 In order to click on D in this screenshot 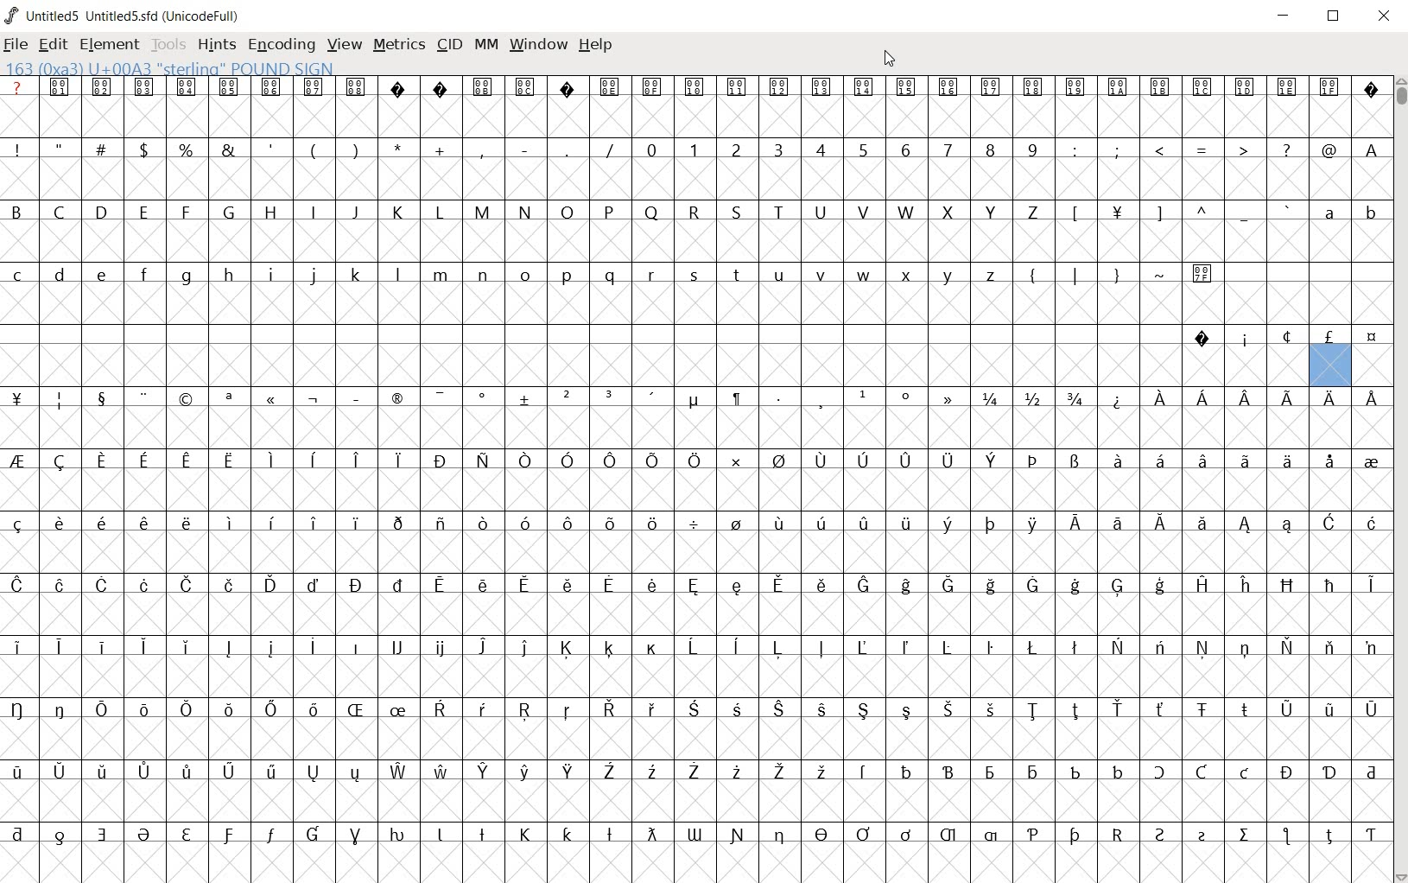, I will do `click(100, 211)`.